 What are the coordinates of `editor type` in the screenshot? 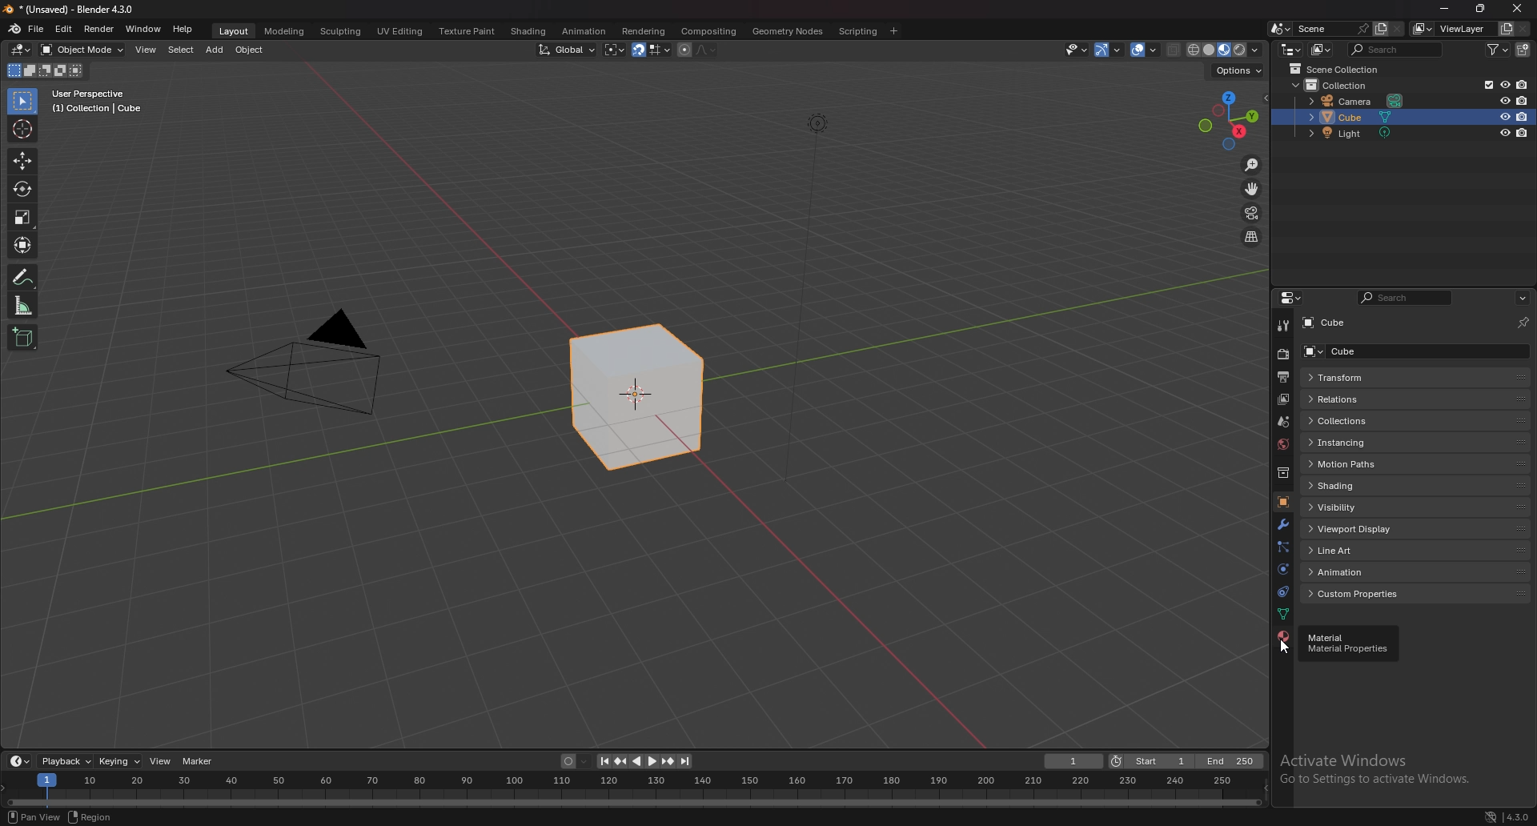 It's located at (1290, 298).